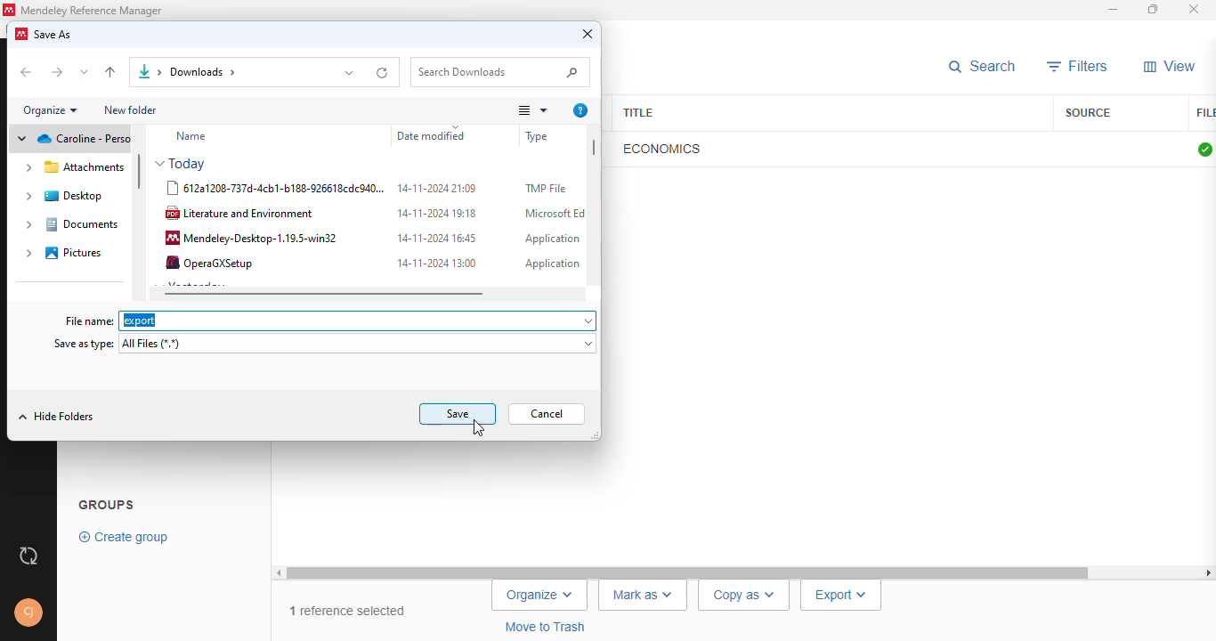 The image size is (1216, 641). What do you see at coordinates (28, 556) in the screenshot?
I see `sync` at bounding box center [28, 556].